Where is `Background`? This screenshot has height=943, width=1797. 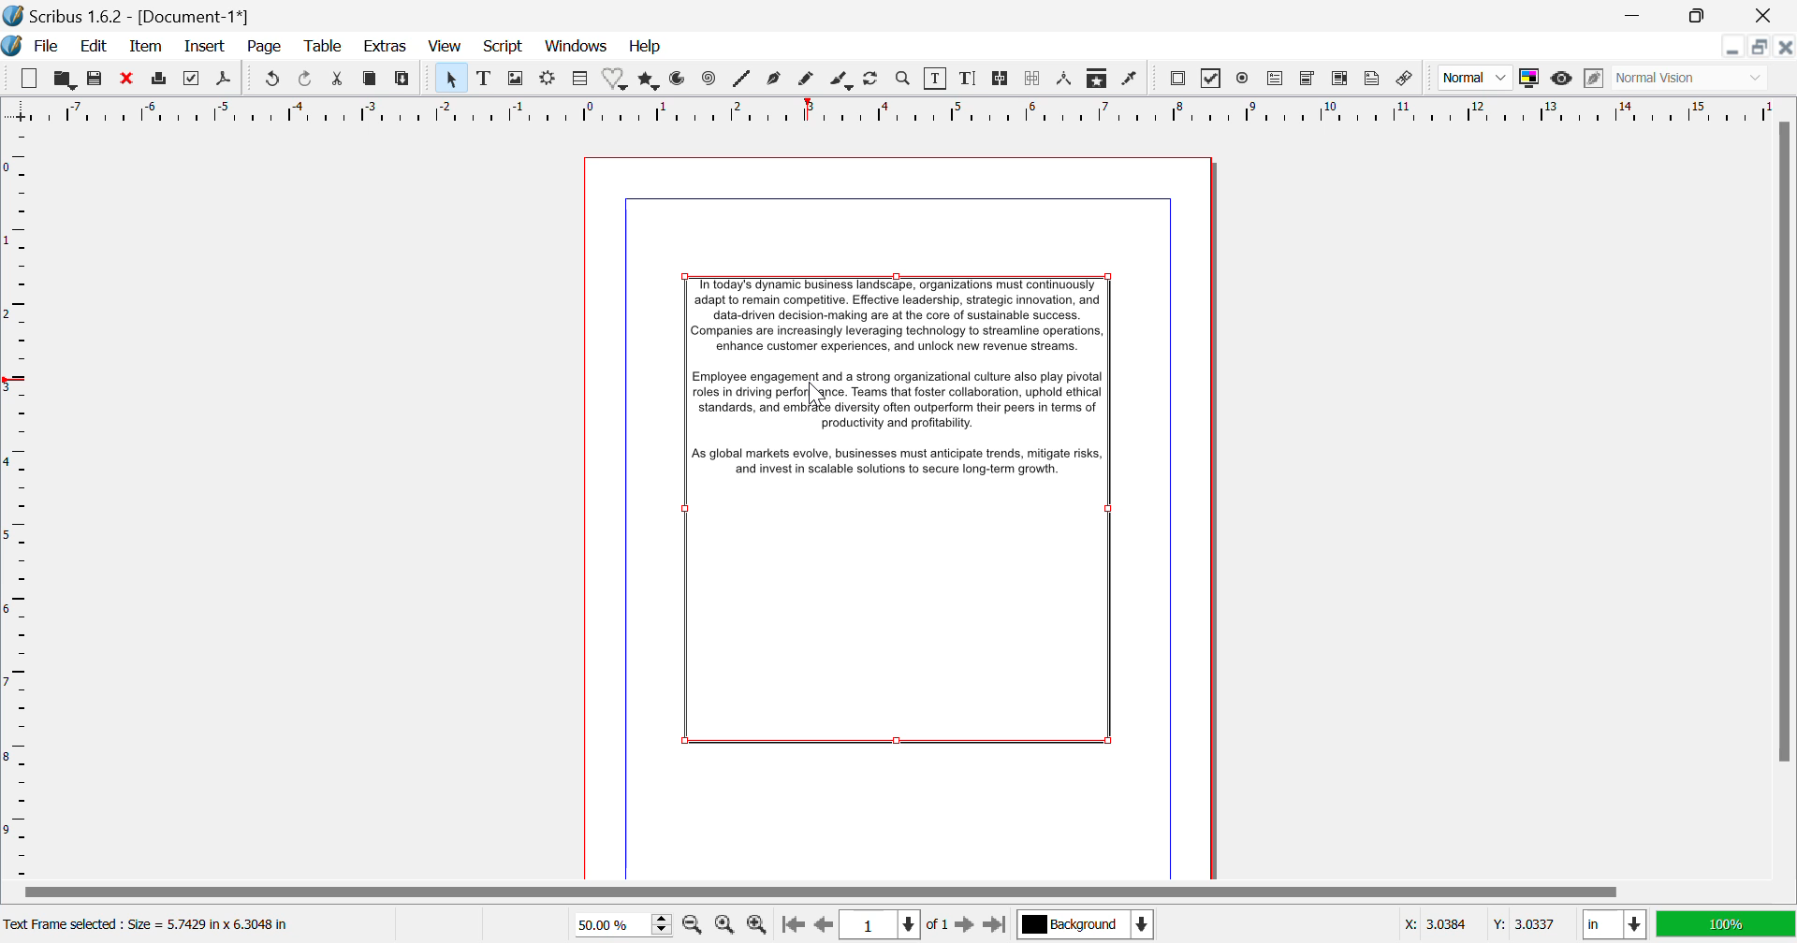 Background is located at coordinates (1084, 923).